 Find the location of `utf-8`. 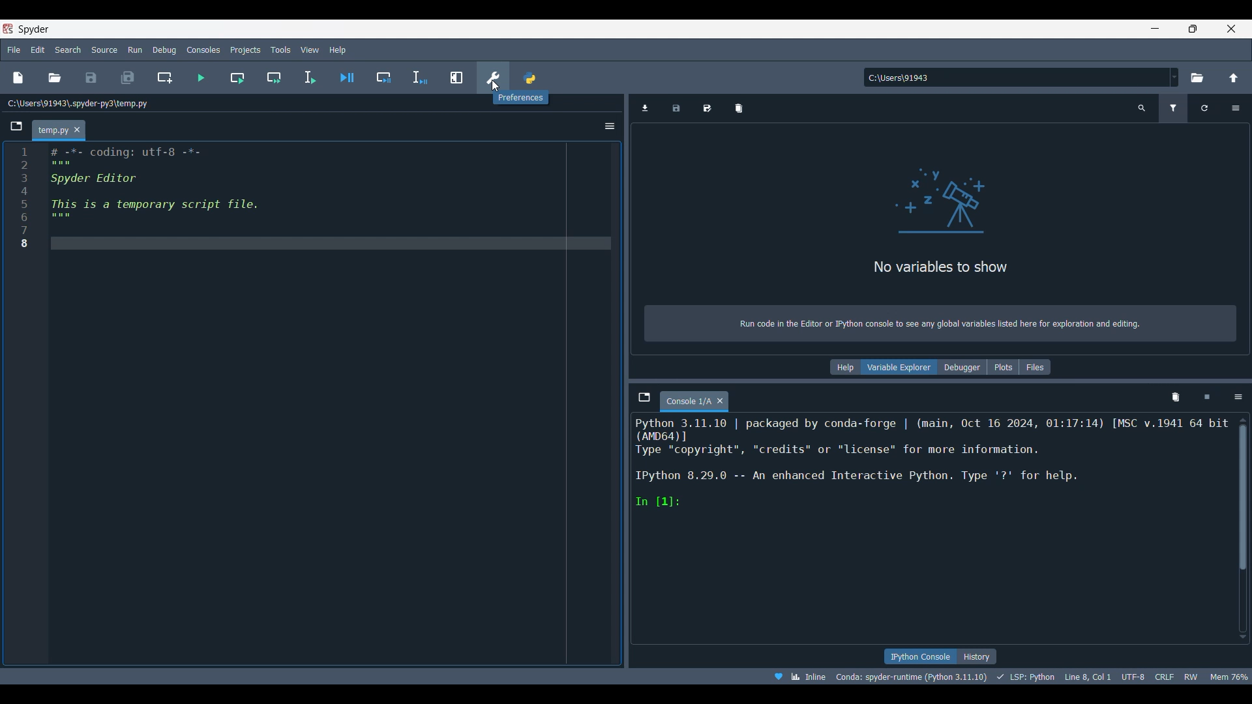

utf-8 is located at coordinates (1132, 676).